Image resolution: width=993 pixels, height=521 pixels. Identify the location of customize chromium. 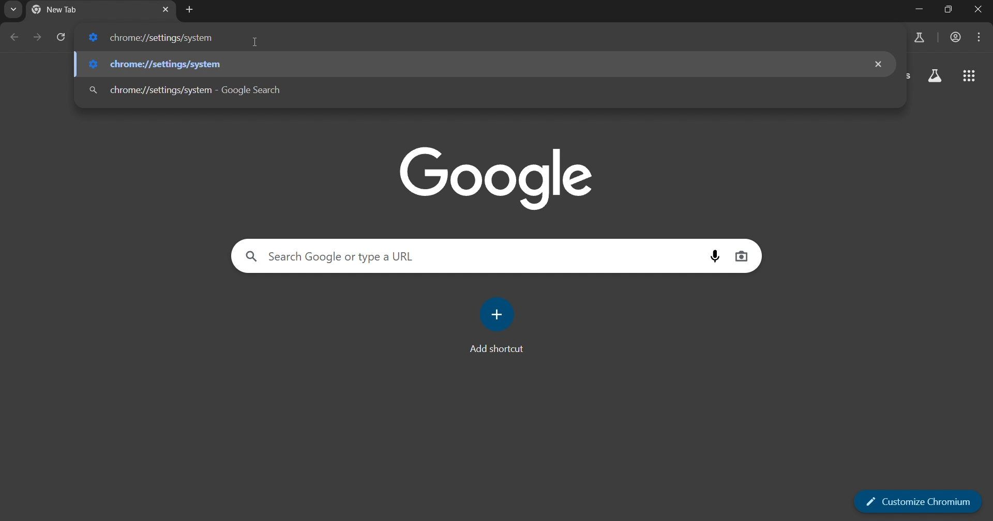
(918, 502).